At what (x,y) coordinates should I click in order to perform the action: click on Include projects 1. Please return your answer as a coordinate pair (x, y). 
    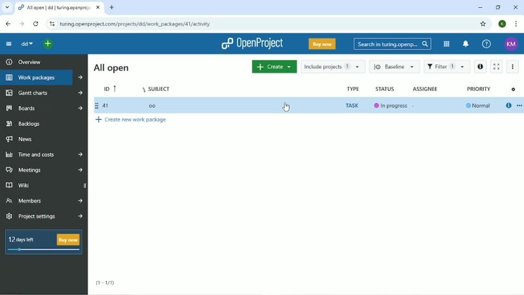
    Looking at the image, I should click on (332, 66).